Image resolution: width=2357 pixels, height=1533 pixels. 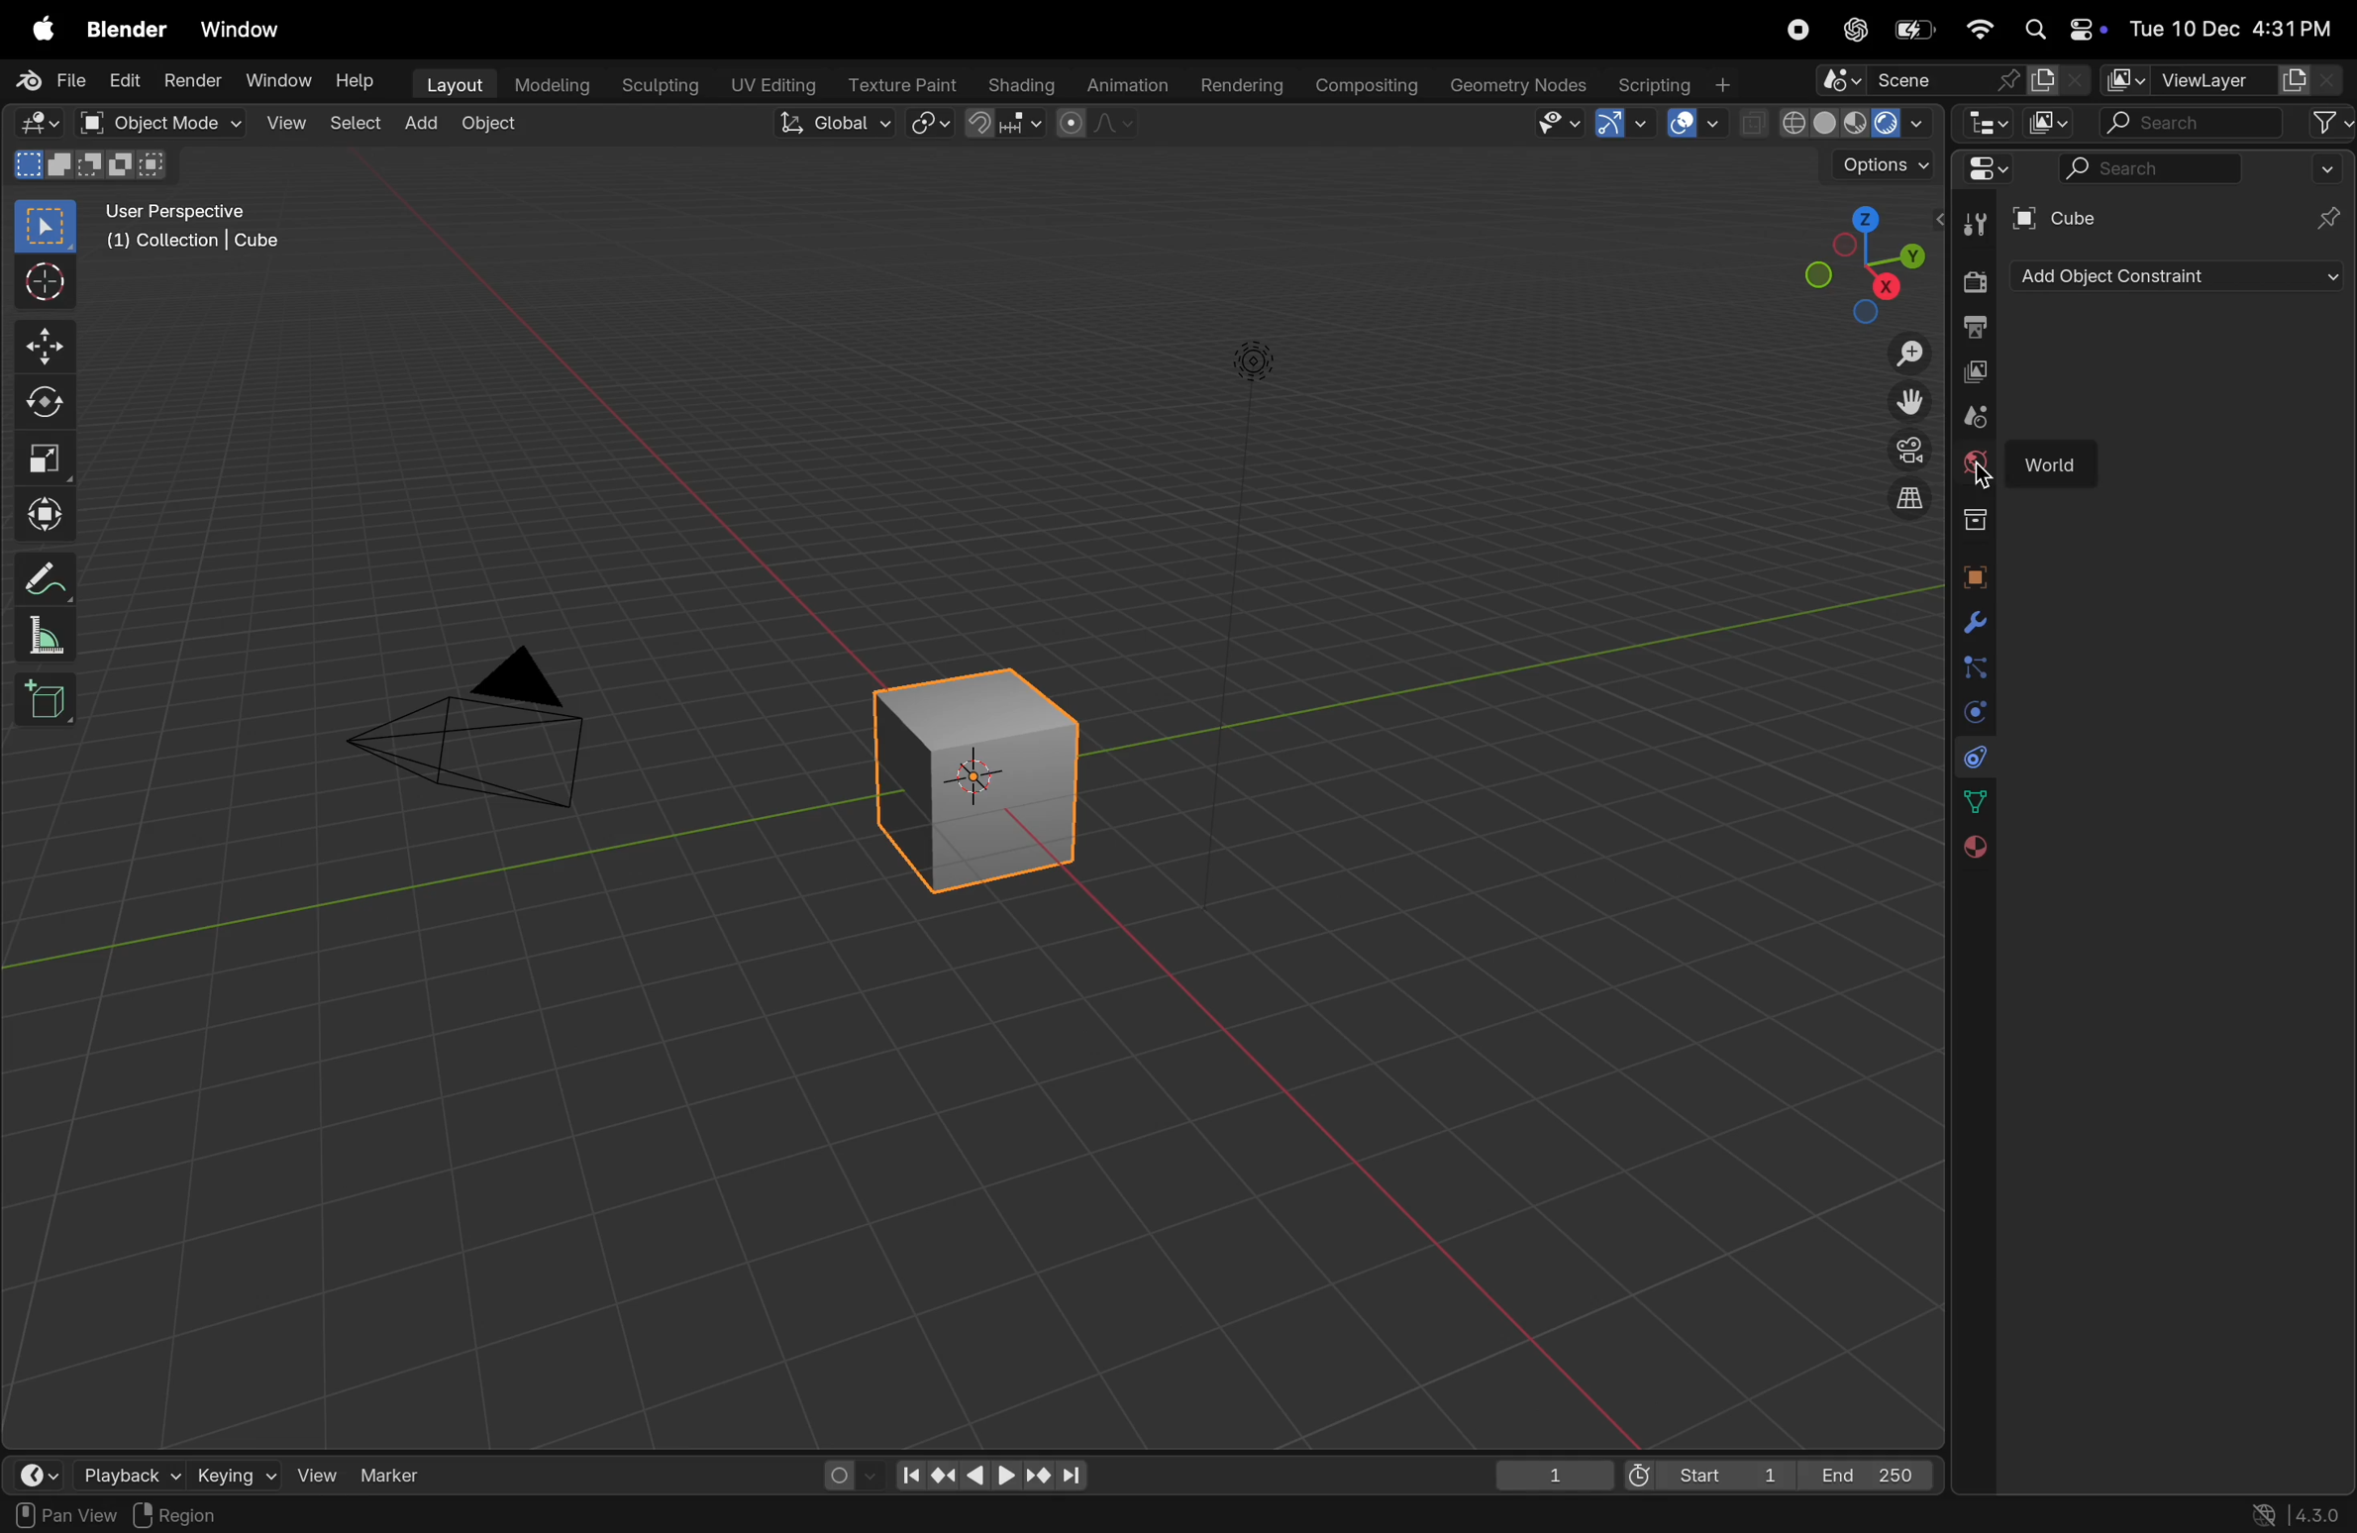 I want to click on mode, so click(x=87, y=166).